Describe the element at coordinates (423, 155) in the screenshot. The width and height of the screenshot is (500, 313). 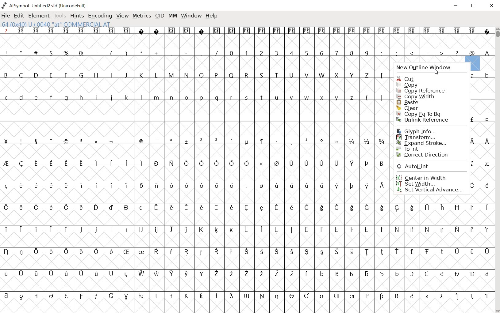
I see `correct direction` at that location.